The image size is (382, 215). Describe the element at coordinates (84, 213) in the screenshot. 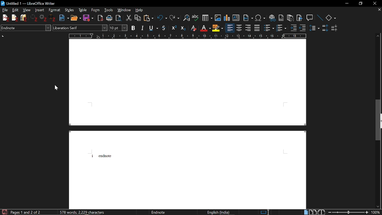

I see `577 Word, 2,222 characters` at that location.